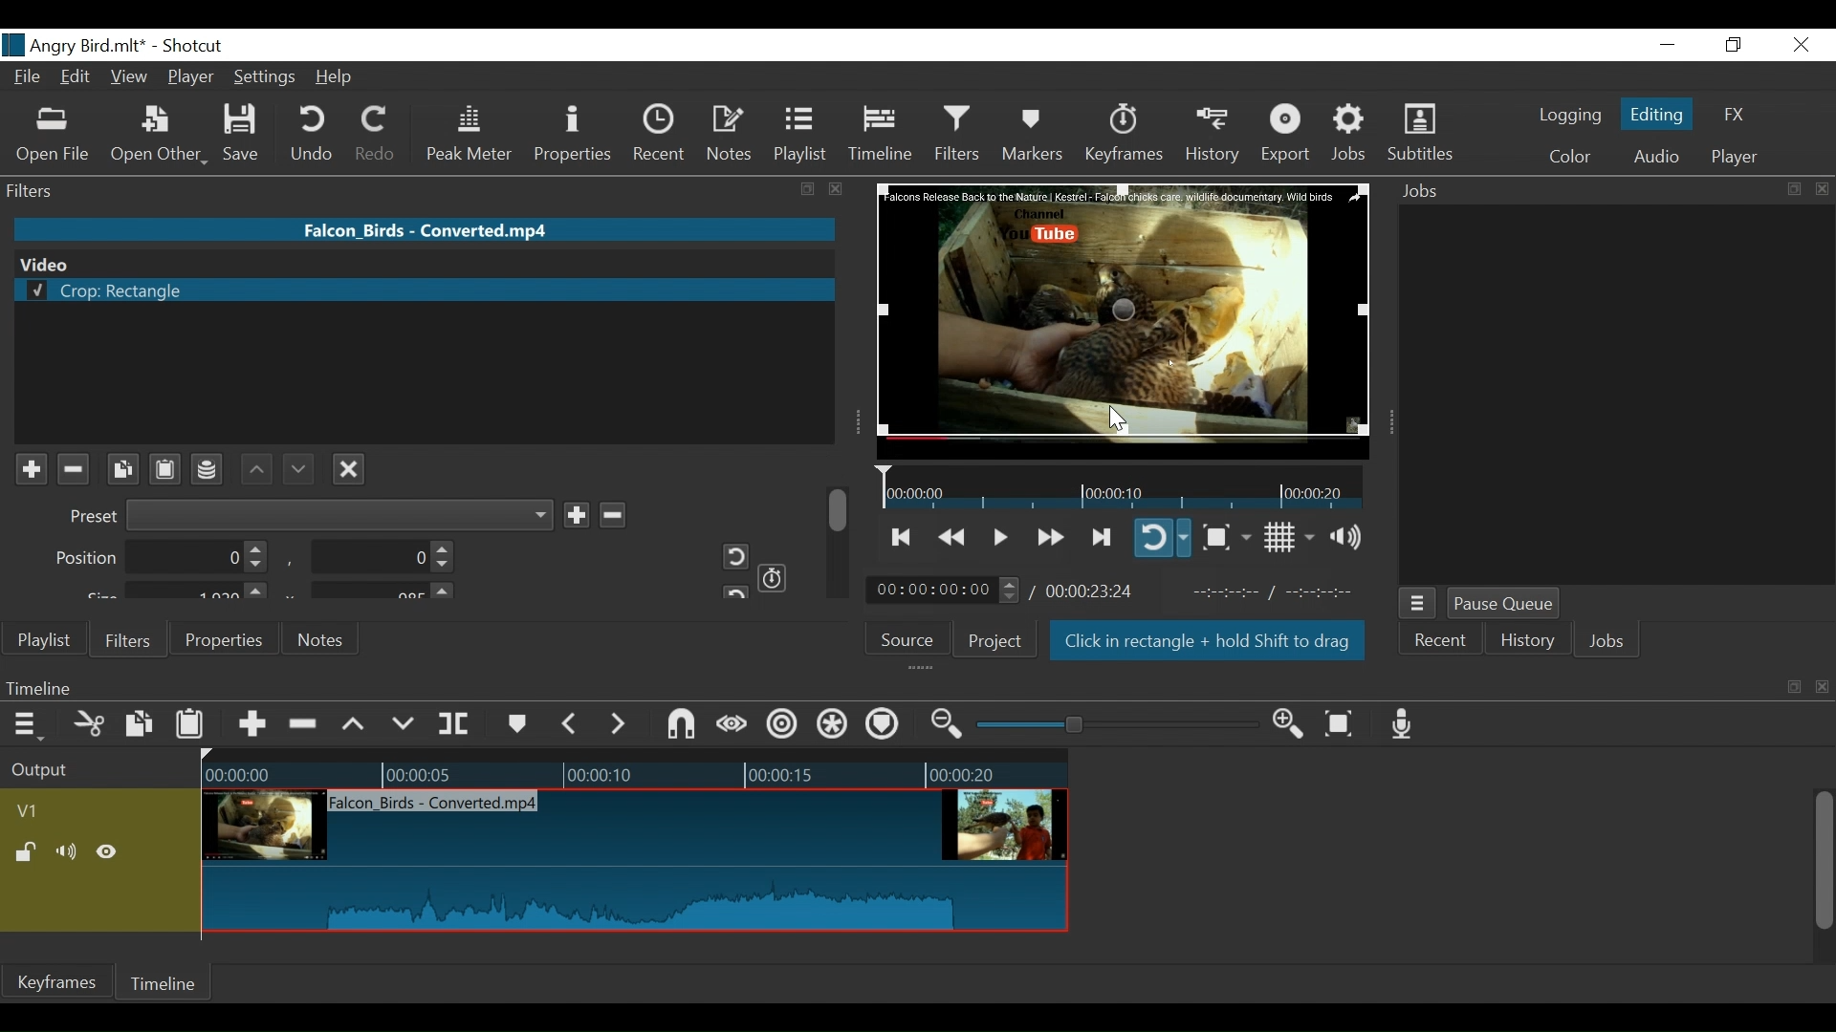  What do you see at coordinates (1734, 46) in the screenshot?
I see `Restore` at bounding box center [1734, 46].